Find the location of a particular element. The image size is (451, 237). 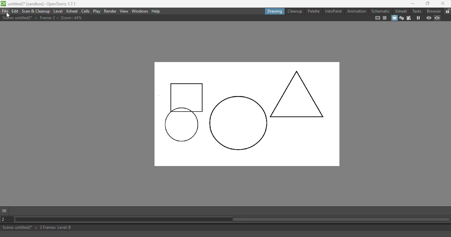

More options is located at coordinates (5, 210).